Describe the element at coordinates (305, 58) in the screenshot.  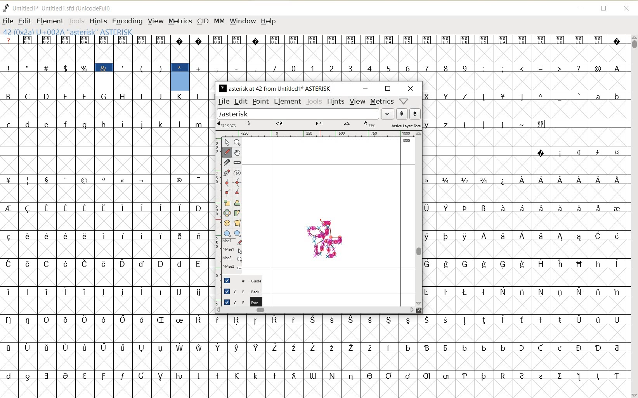
I see `GLYPHY SPECIAL CHARACTERS AND NUMBERS` at that location.